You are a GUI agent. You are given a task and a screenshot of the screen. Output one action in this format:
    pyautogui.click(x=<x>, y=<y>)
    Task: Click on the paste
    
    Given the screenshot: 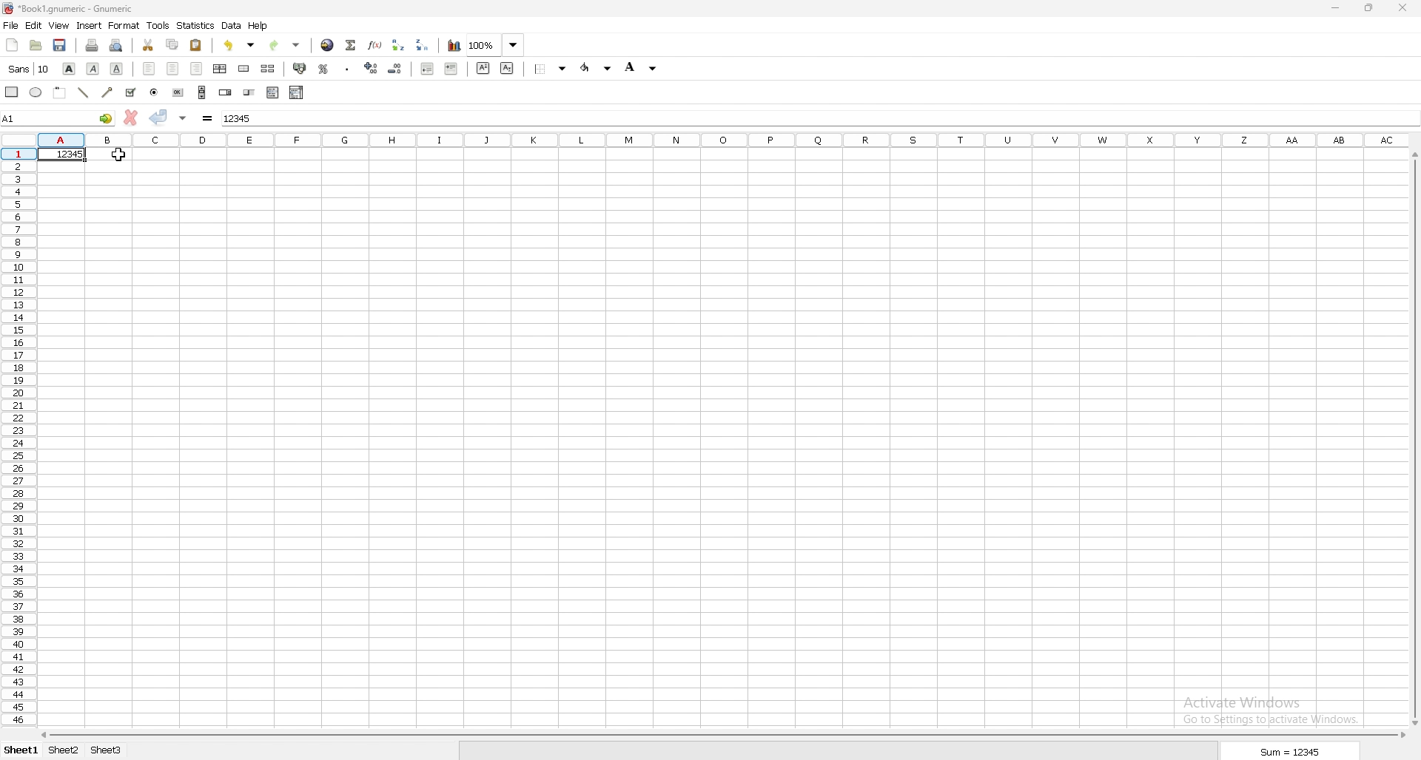 What is the action you would take?
    pyautogui.click(x=196, y=45)
    